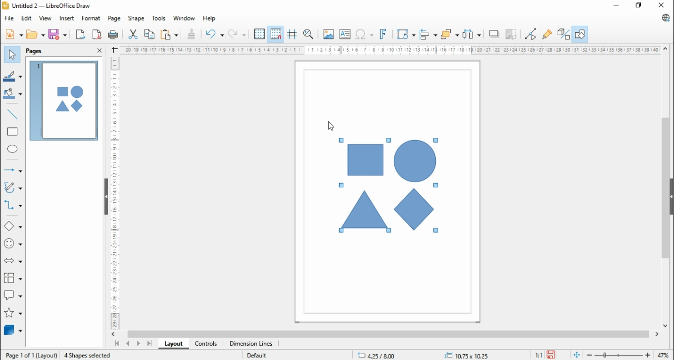 The image size is (674, 360). I want to click on shape 2, so click(364, 210).